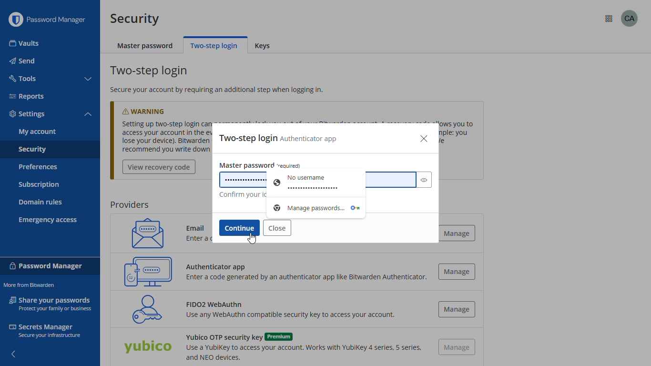 The width and height of the screenshot is (651, 366). What do you see at coordinates (161, 137) in the screenshot?
I see `Setting up two-step login can permanently lock you out of your Bitwarden account. A recovery code allows you to access your account in the event that you can no longer se your normal two-step login provider (example: youlose your device). Bitwarden support will not be able to assist you if you lose access to your account. Werecommend you write down or print the recovery code and keep it in a safe place.` at bounding box center [161, 137].